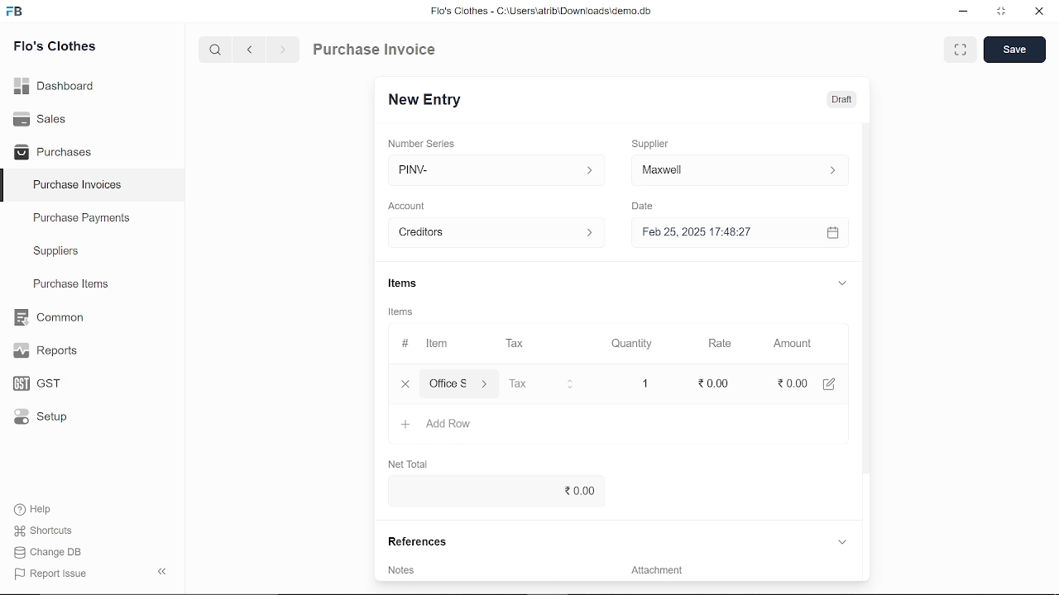 Image resolution: width=1059 pixels, height=595 pixels. Describe the element at coordinates (55, 84) in the screenshot. I see `Dashboard` at that location.